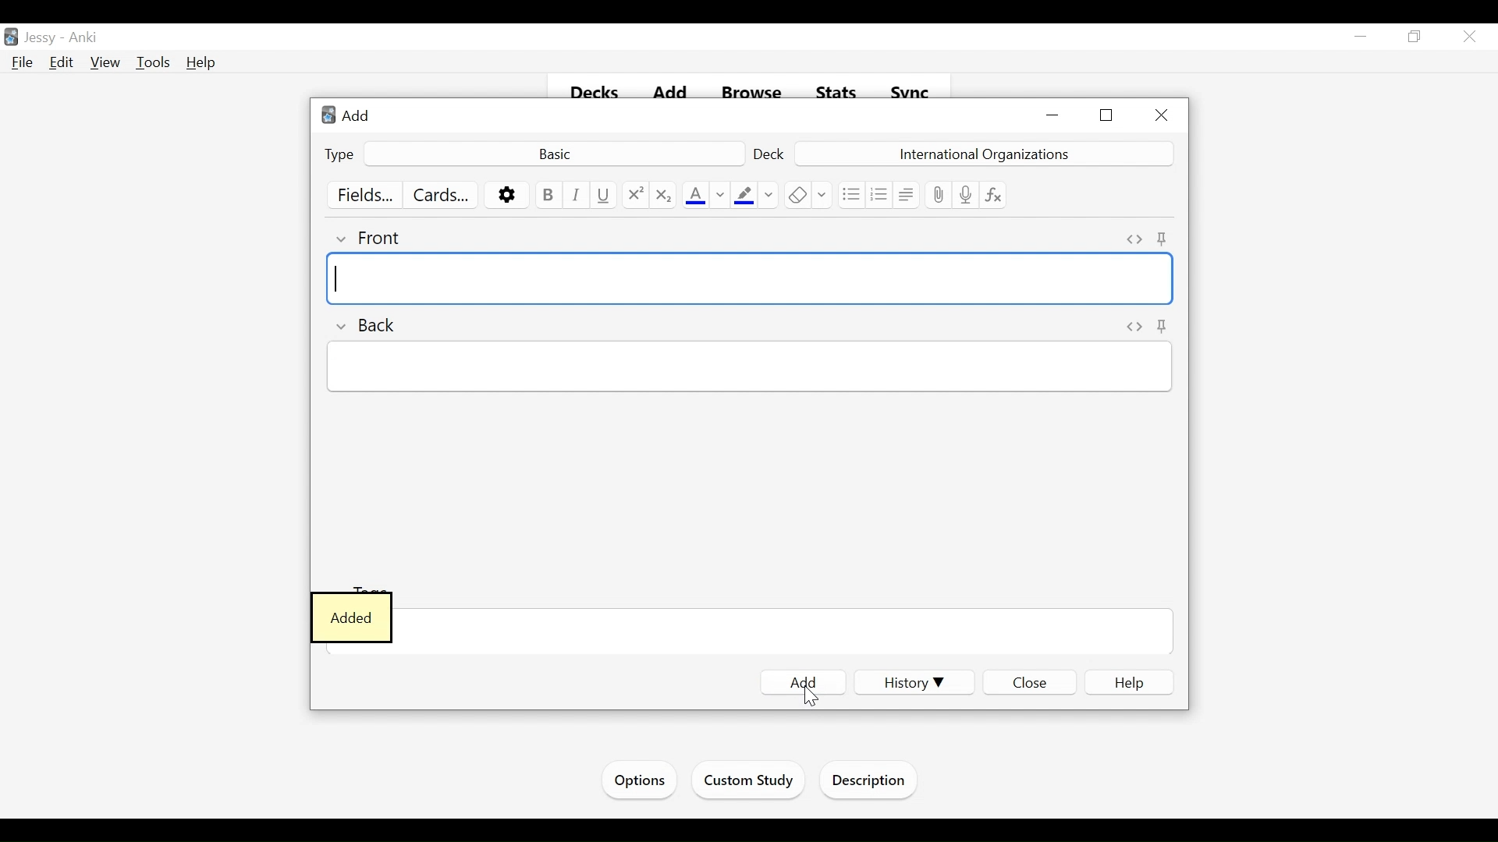  I want to click on Tools, so click(153, 62).